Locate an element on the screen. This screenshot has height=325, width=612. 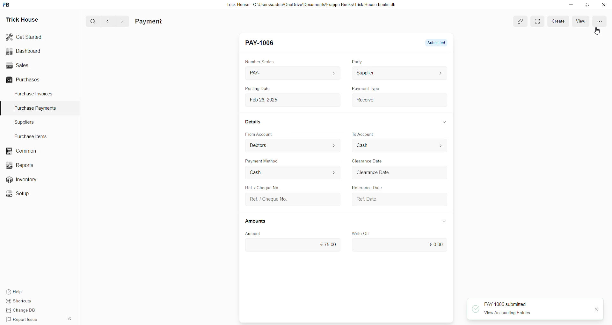
create is located at coordinates (558, 21).